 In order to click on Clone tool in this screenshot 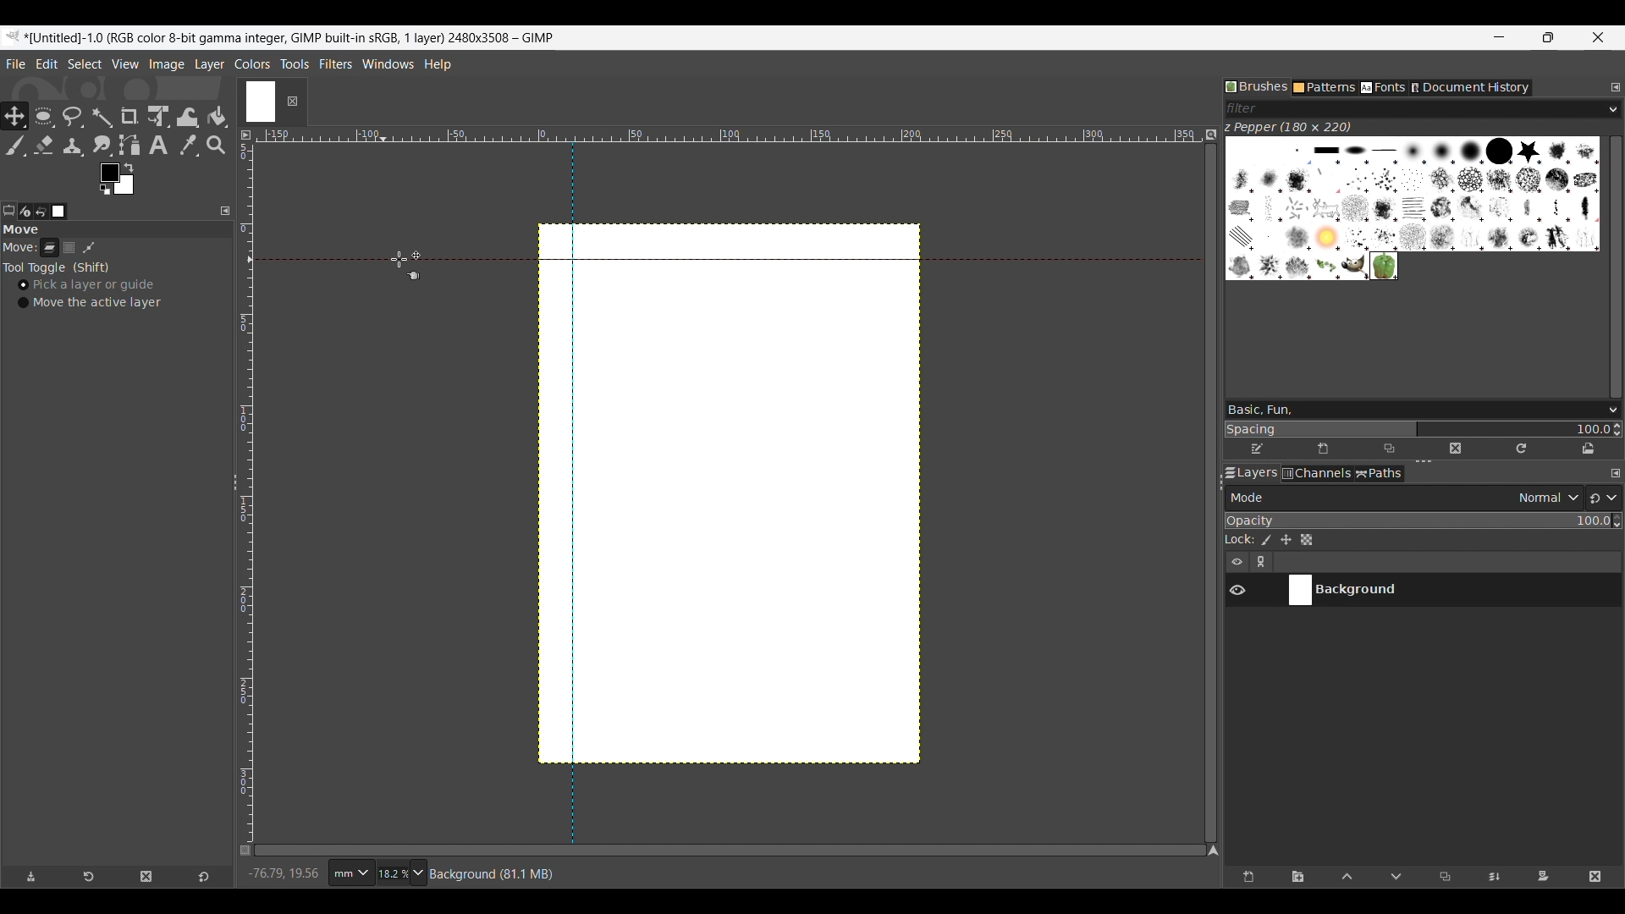, I will do `click(74, 146)`.